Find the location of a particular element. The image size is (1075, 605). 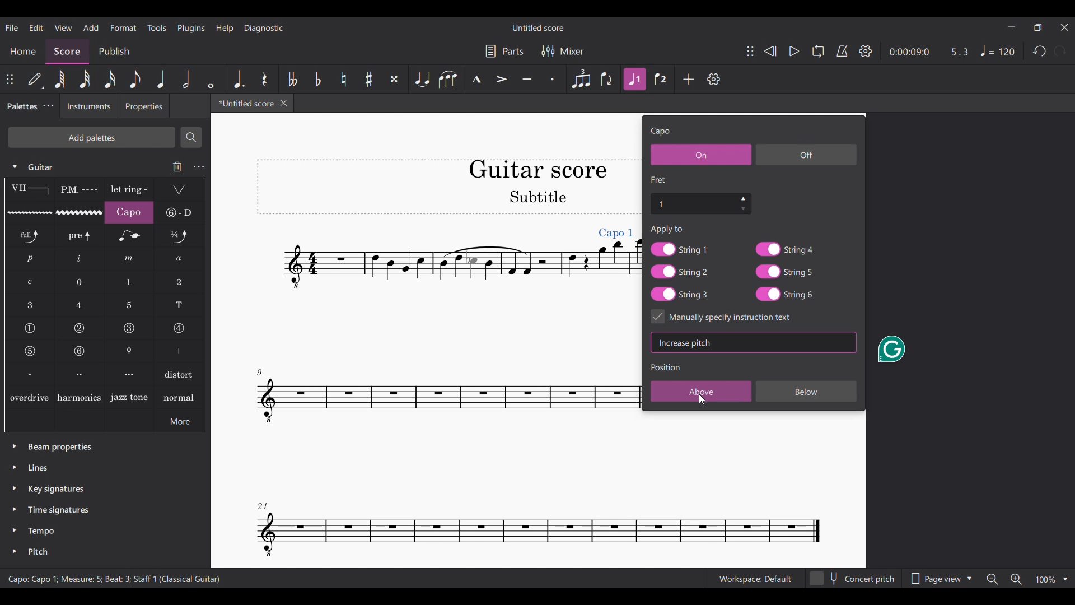

64th note is located at coordinates (60, 79).